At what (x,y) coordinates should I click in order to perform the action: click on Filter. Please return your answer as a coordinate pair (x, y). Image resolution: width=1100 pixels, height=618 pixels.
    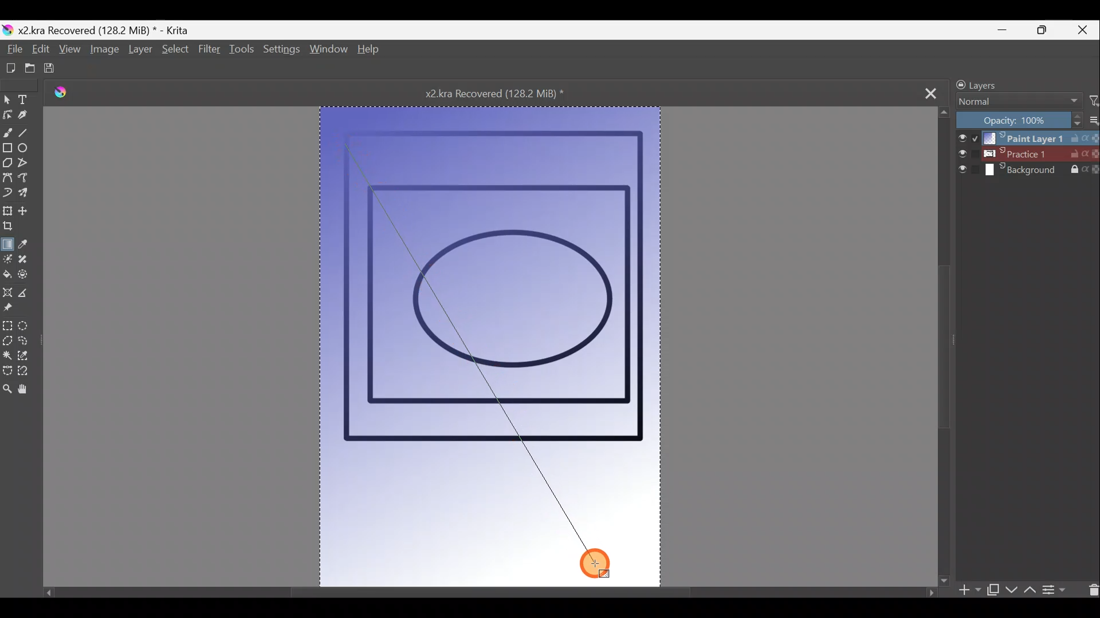
    Looking at the image, I should click on (1093, 101).